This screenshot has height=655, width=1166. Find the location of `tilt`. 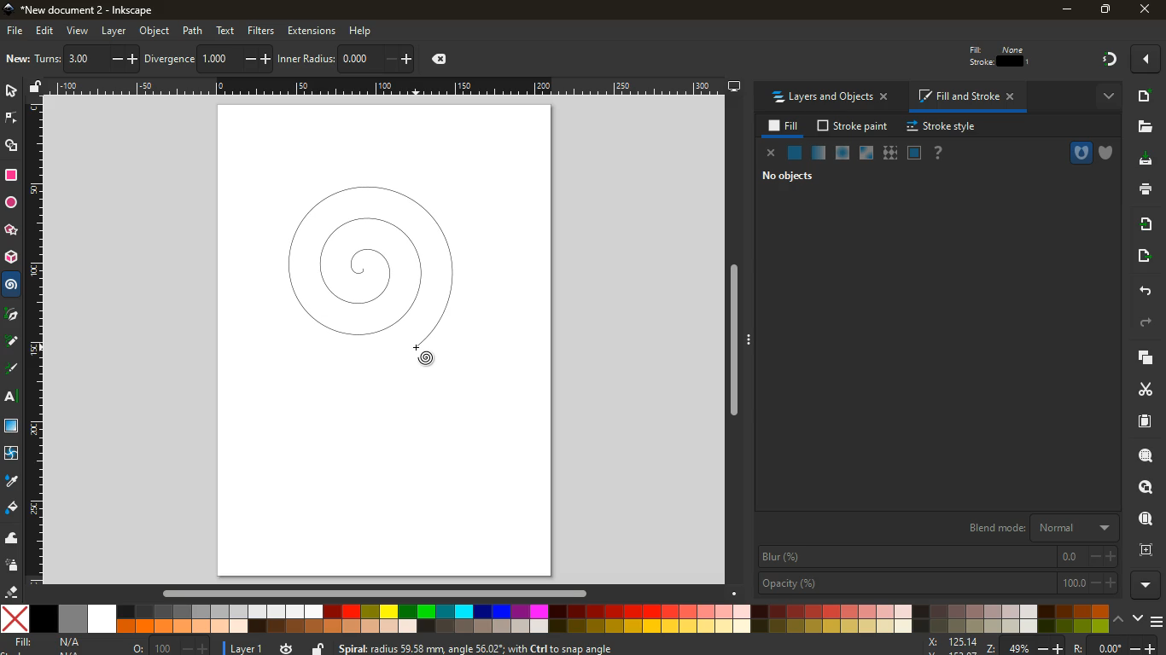

tilt is located at coordinates (209, 59).